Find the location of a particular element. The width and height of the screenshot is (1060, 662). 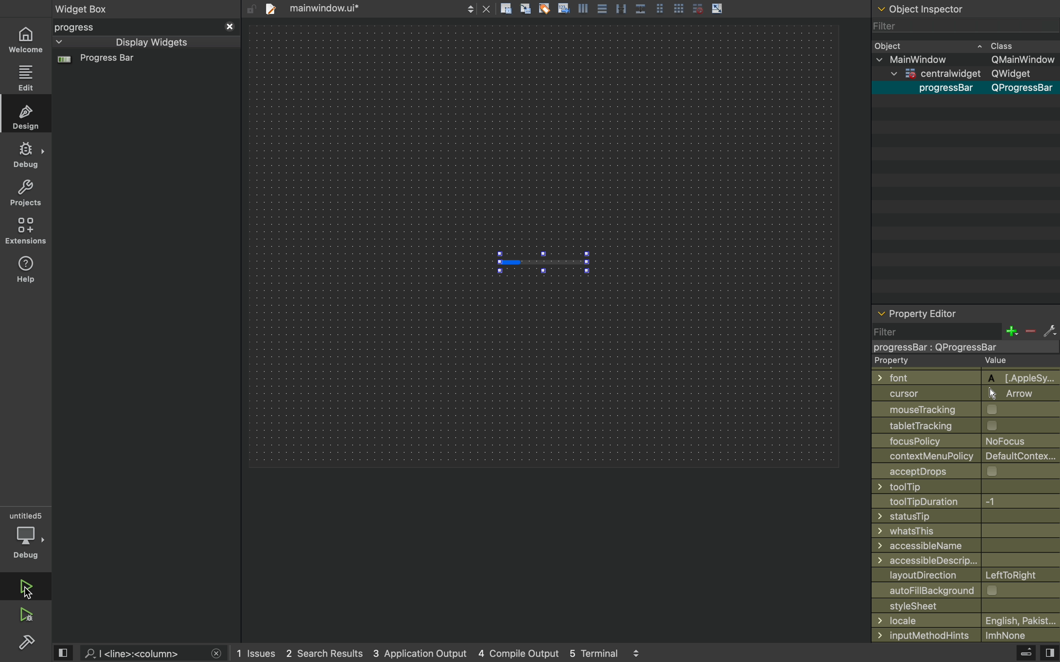

filter is located at coordinates (965, 331).